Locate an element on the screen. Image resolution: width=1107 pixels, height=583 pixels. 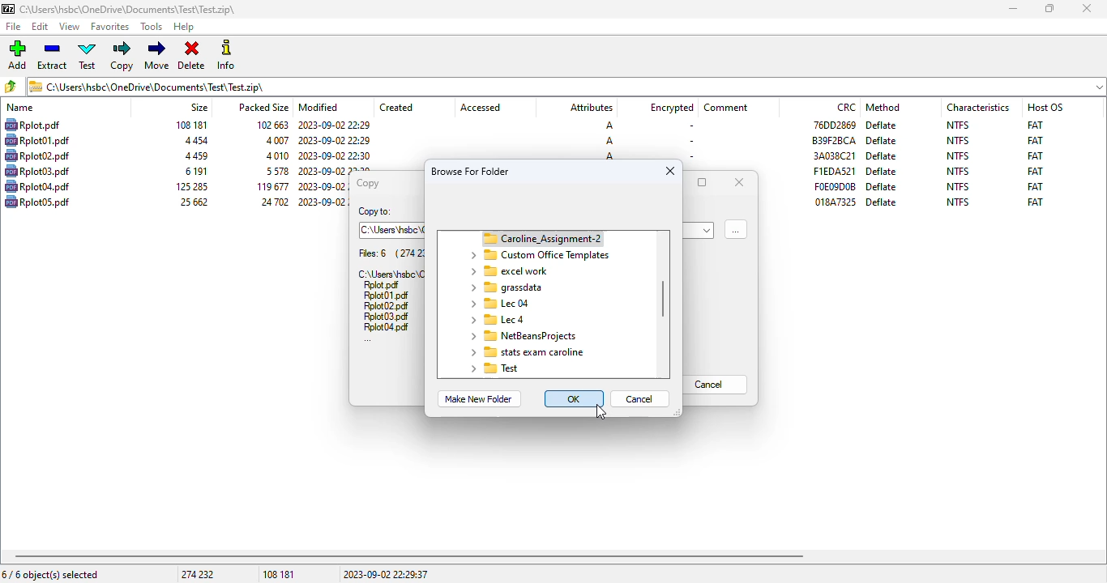
file is located at coordinates (32, 125).